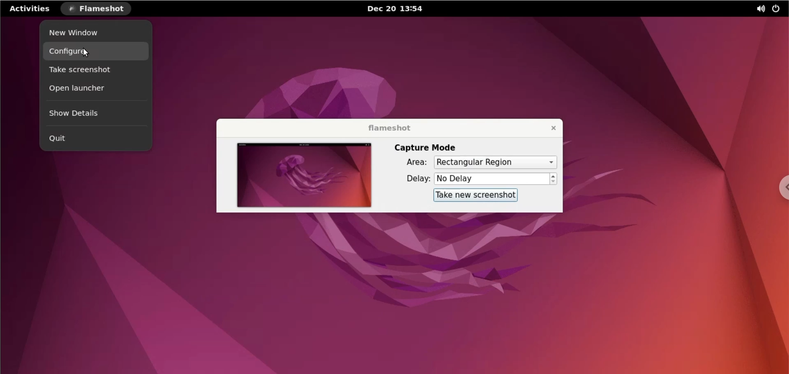 The image size is (789, 374). Describe the element at coordinates (428, 147) in the screenshot. I see `capture mode` at that location.